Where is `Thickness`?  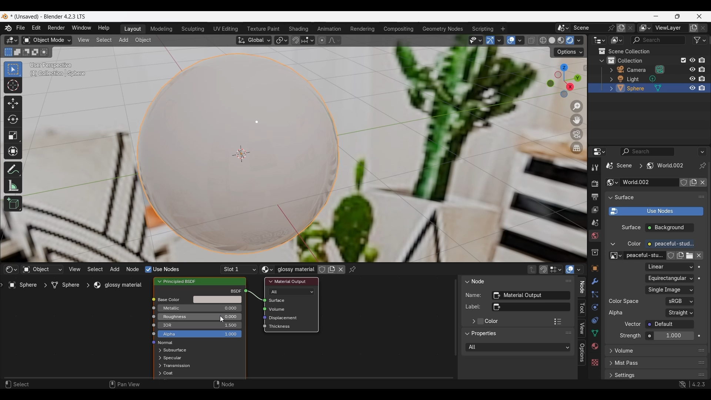 Thickness is located at coordinates (281, 327).